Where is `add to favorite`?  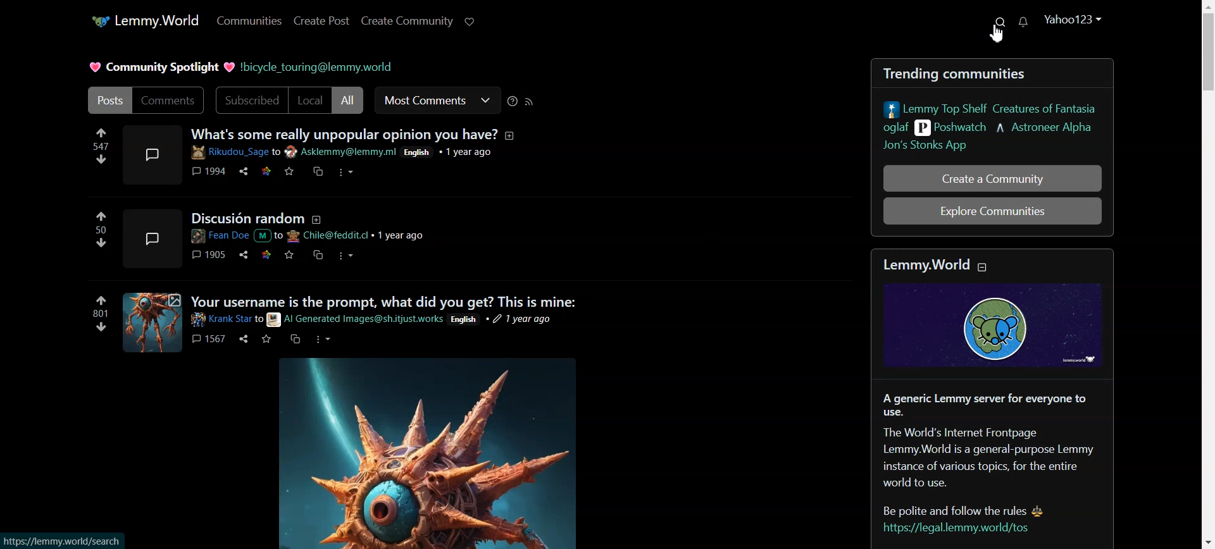 add to favorite is located at coordinates (291, 172).